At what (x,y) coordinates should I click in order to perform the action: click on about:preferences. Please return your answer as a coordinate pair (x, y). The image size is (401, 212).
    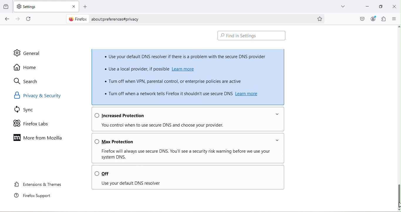
    Looking at the image, I should click on (200, 18).